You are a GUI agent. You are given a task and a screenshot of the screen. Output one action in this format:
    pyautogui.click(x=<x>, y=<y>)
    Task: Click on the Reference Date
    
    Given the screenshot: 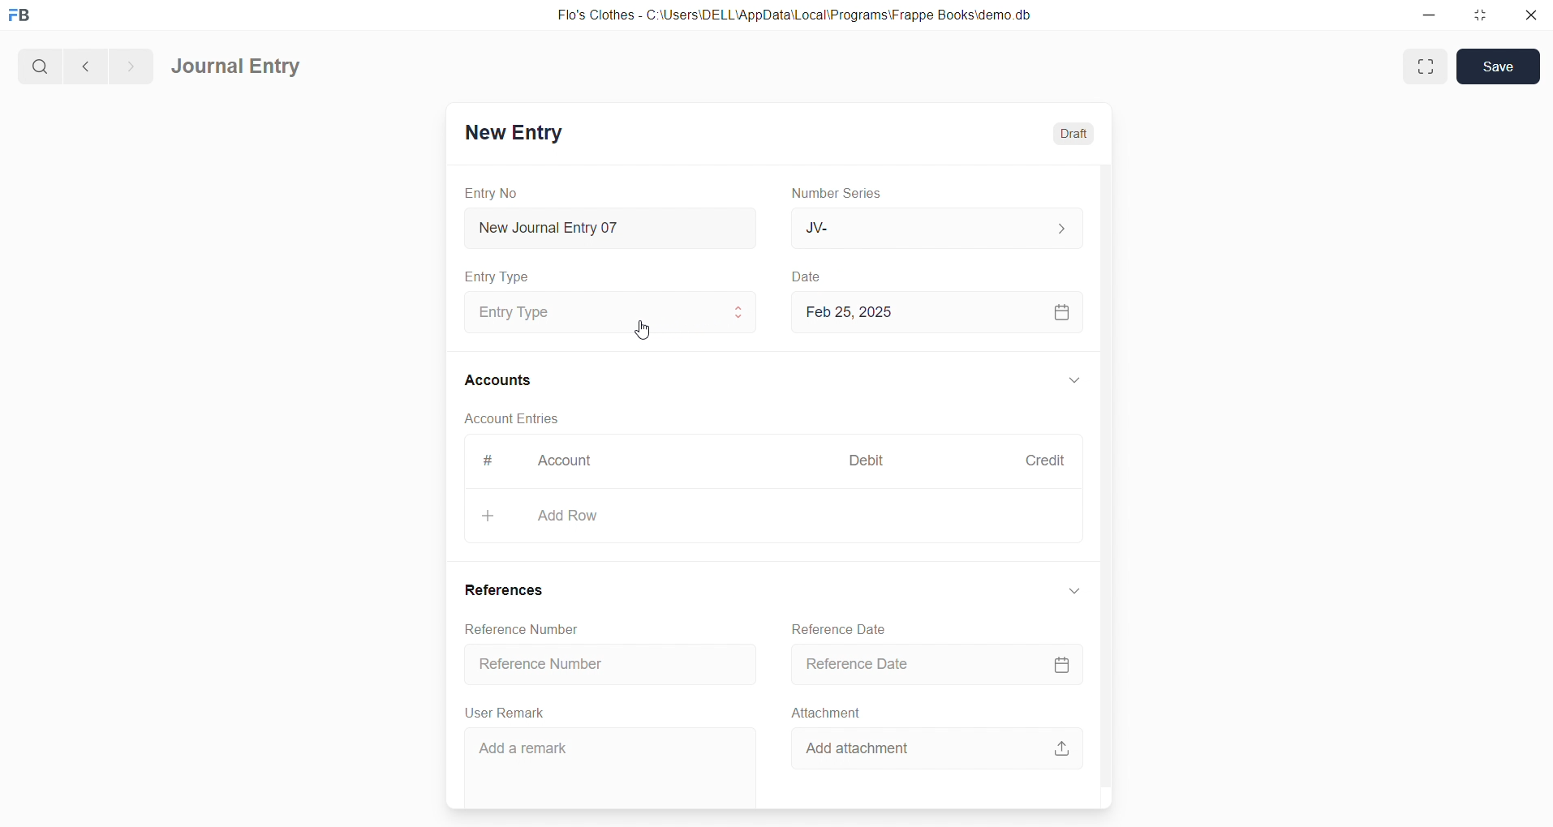 What is the action you would take?
    pyautogui.click(x=841, y=628)
    